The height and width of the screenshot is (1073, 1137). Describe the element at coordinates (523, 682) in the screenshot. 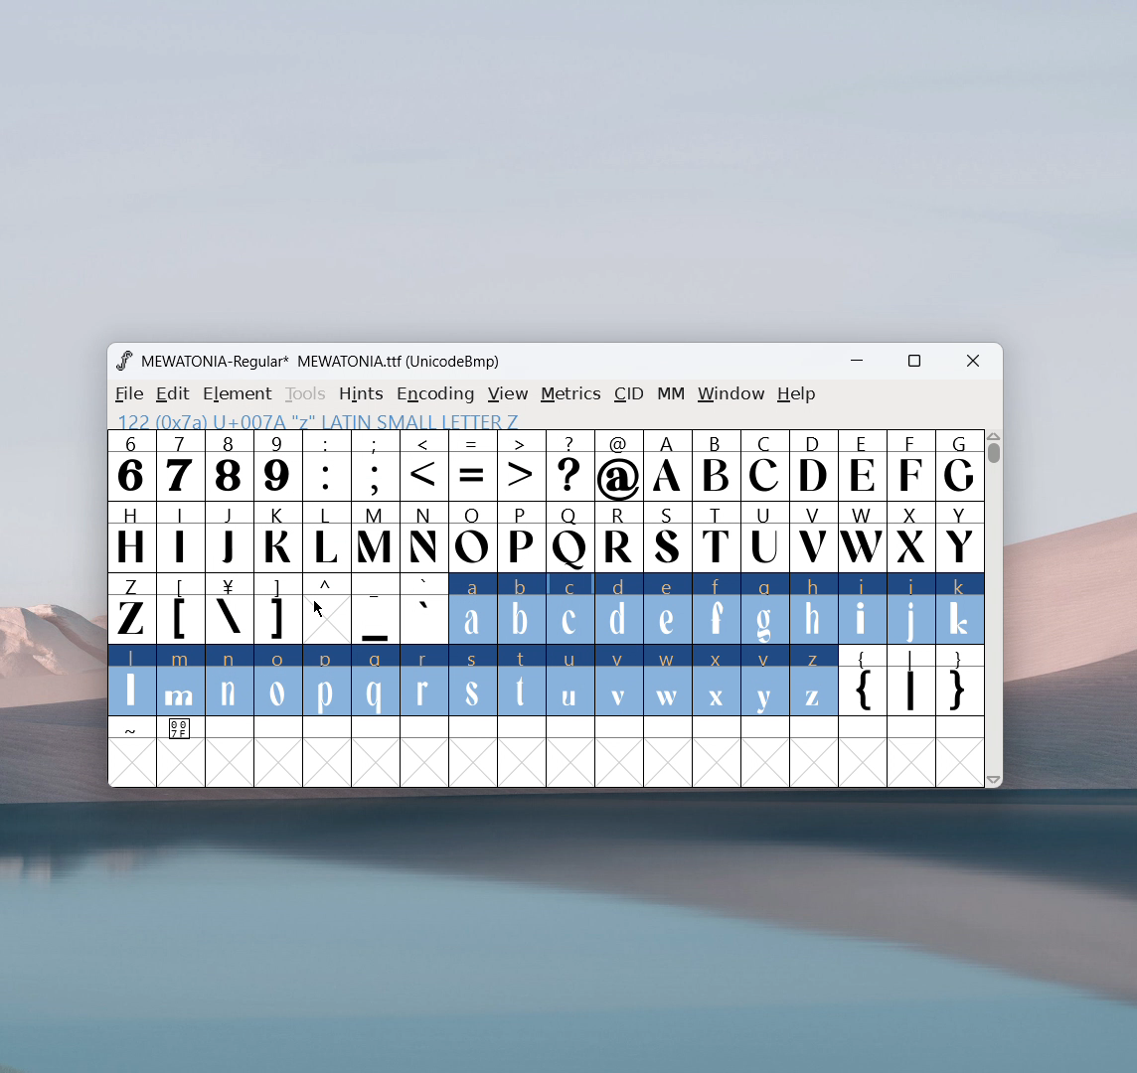

I see `t` at that location.